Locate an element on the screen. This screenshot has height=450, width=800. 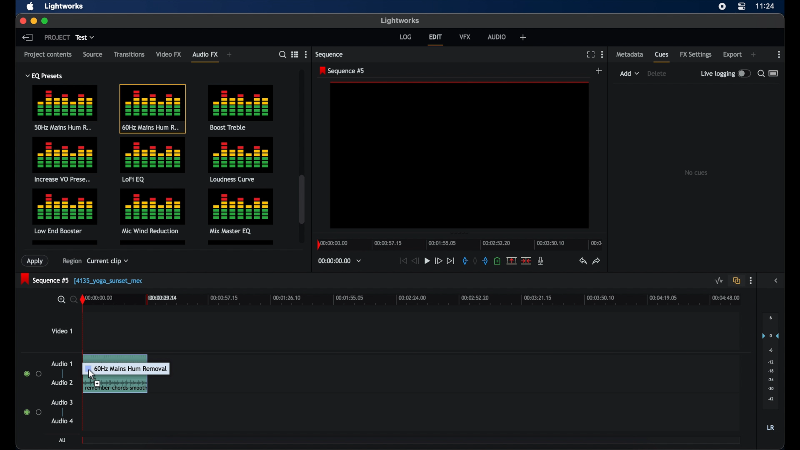
add is located at coordinates (753, 55).